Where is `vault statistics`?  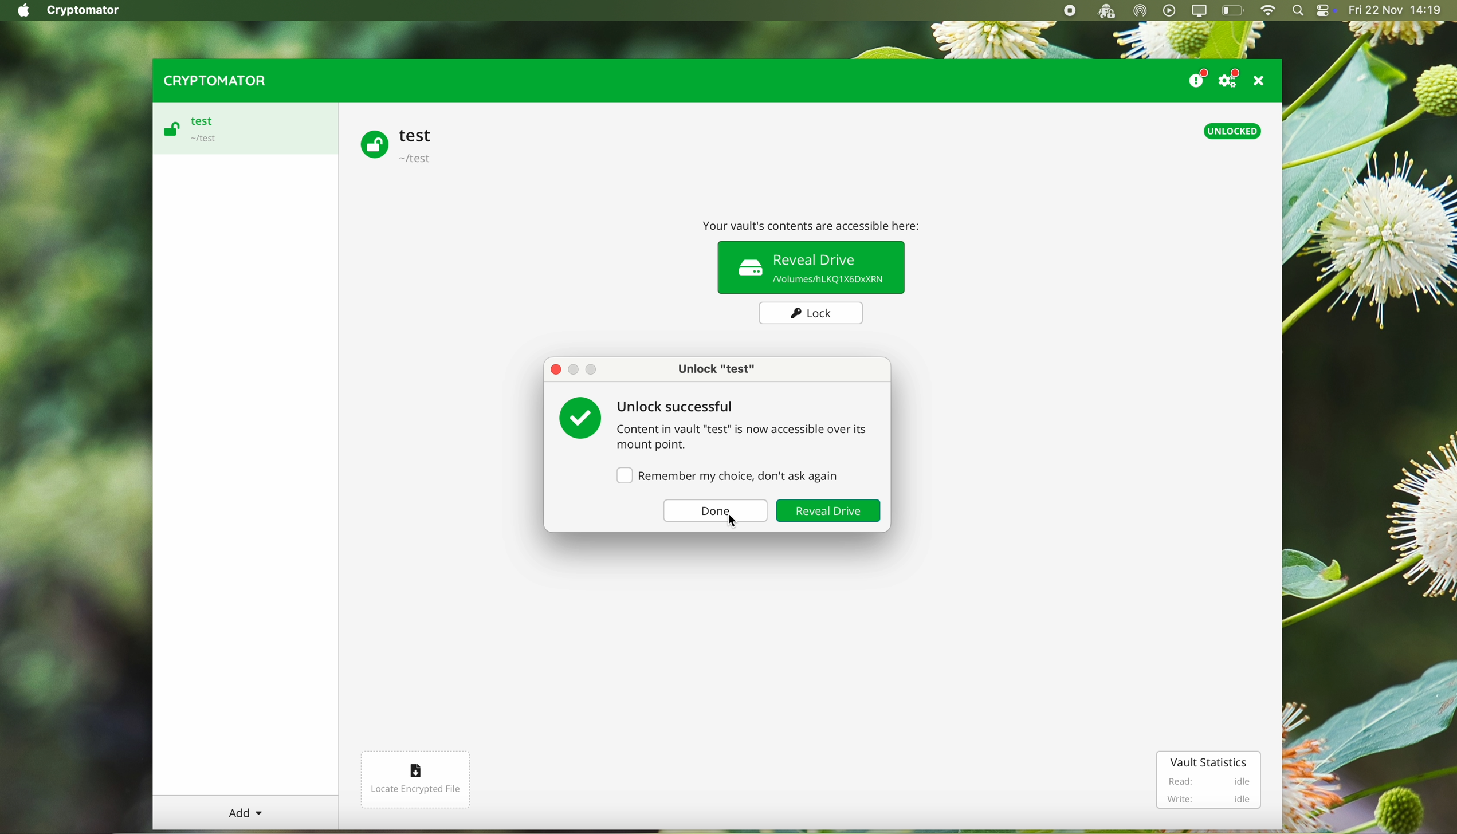
vault statistics is located at coordinates (1207, 761).